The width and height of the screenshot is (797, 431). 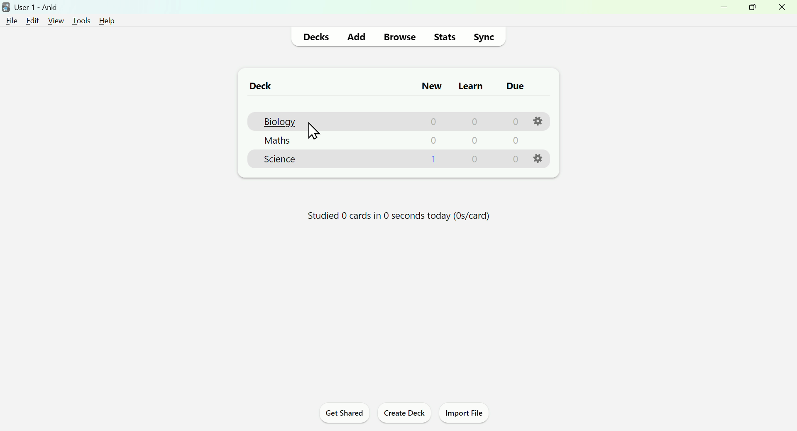 What do you see at coordinates (398, 38) in the screenshot?
I see `Browse` at bounding box center [398, 38].